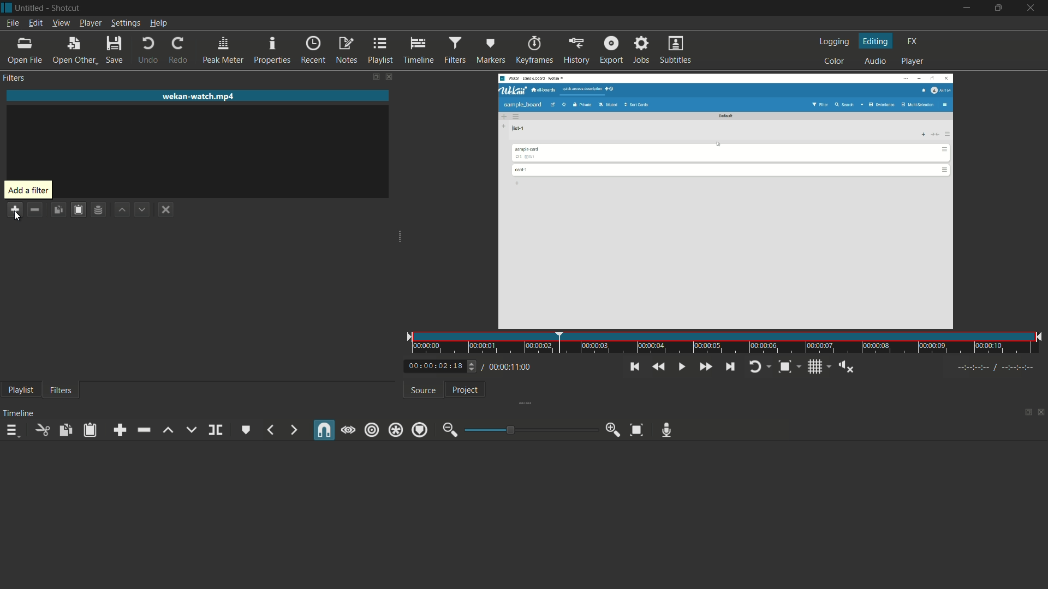 The image size is (1048, 589). I want to click on record audio, so click(666, 430).